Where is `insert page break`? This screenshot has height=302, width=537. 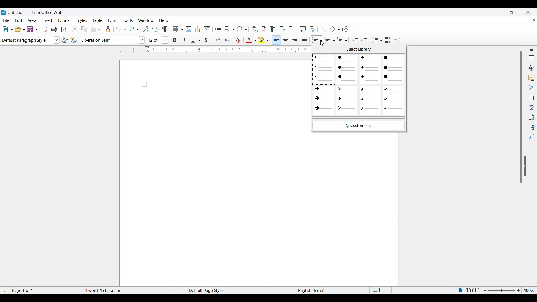 insert page break is located at coordinates (218, 29).